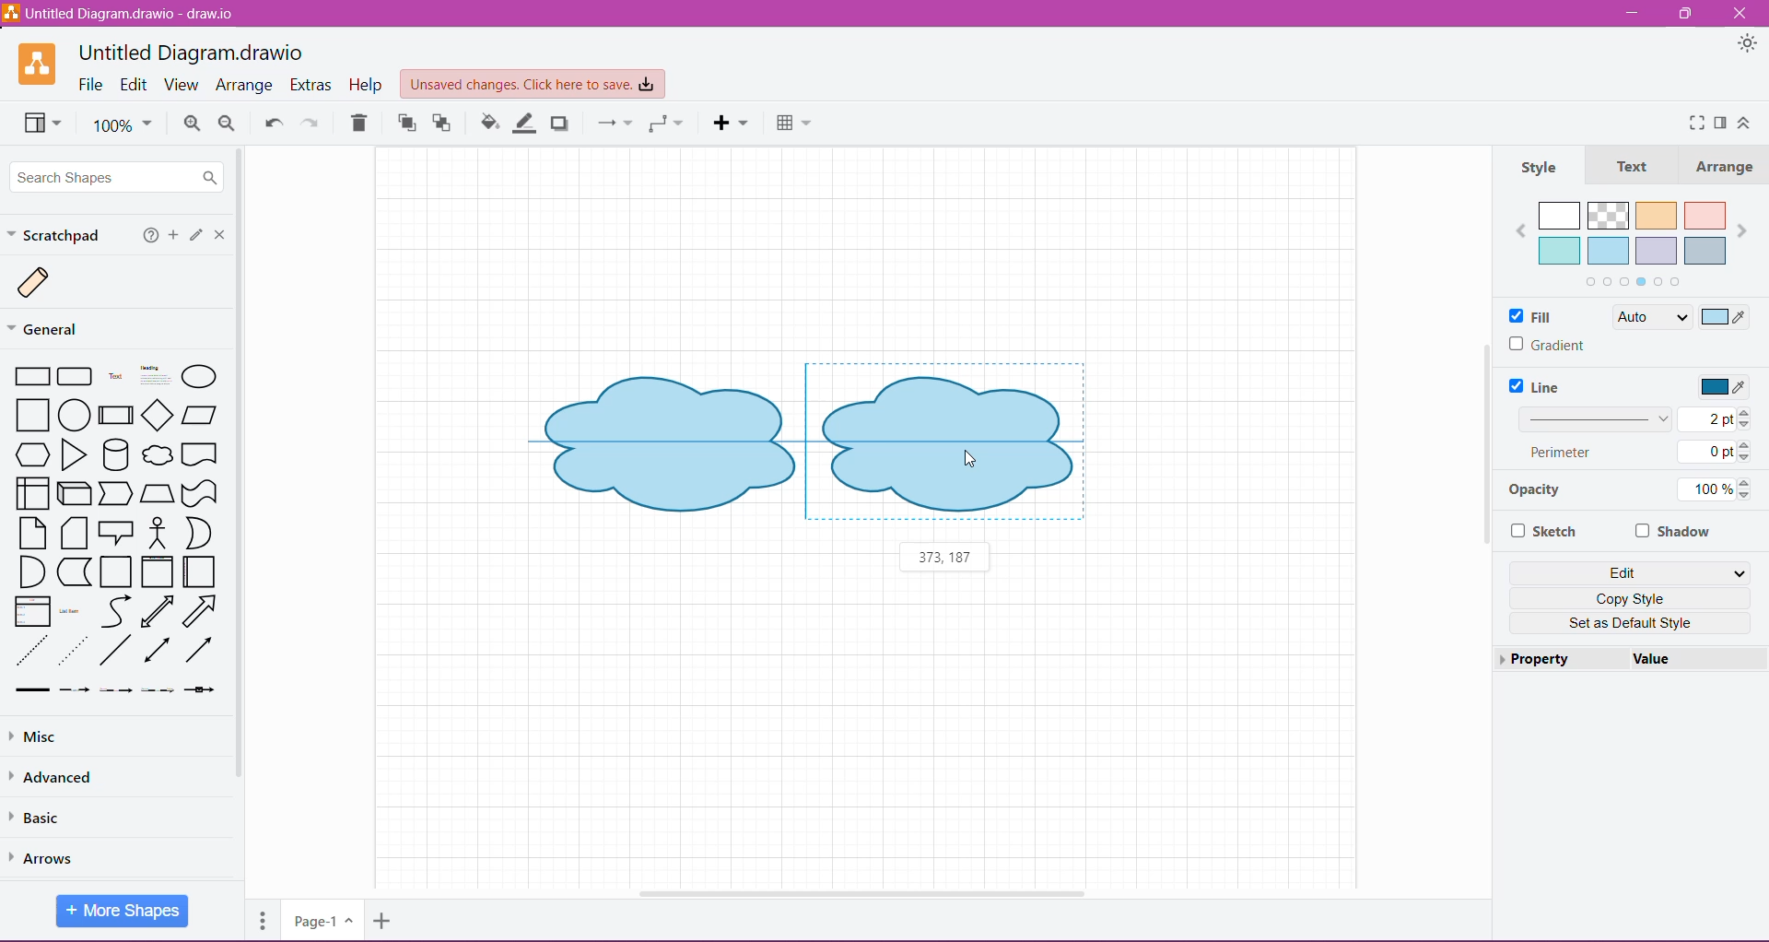 The width and height of the screenshot is (1769, 942). What do you see at coordinates (190, 124) in the screenshot?
I see `Zoom In` at bounding box center [190, 124].